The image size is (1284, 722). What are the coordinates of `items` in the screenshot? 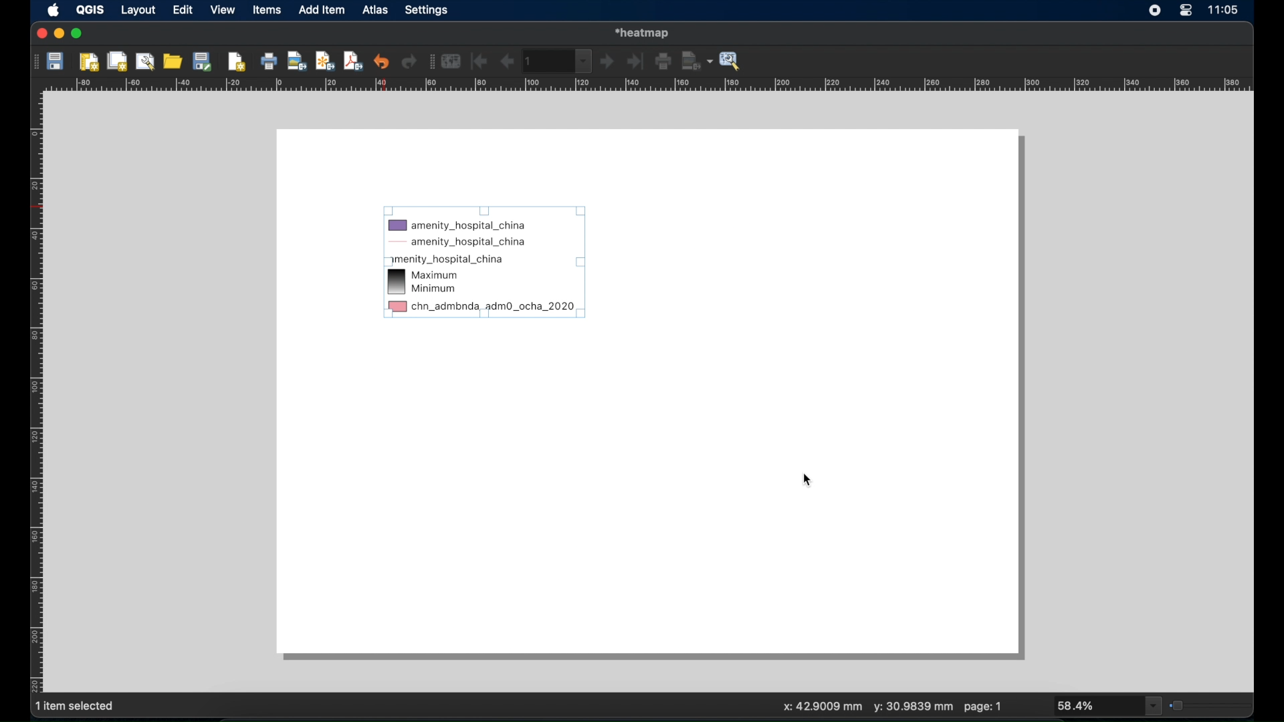 It's located at (267, 11).